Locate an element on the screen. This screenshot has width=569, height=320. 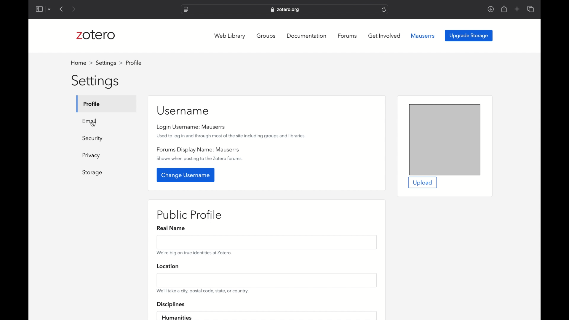
email is located at coordinates (90, 121).